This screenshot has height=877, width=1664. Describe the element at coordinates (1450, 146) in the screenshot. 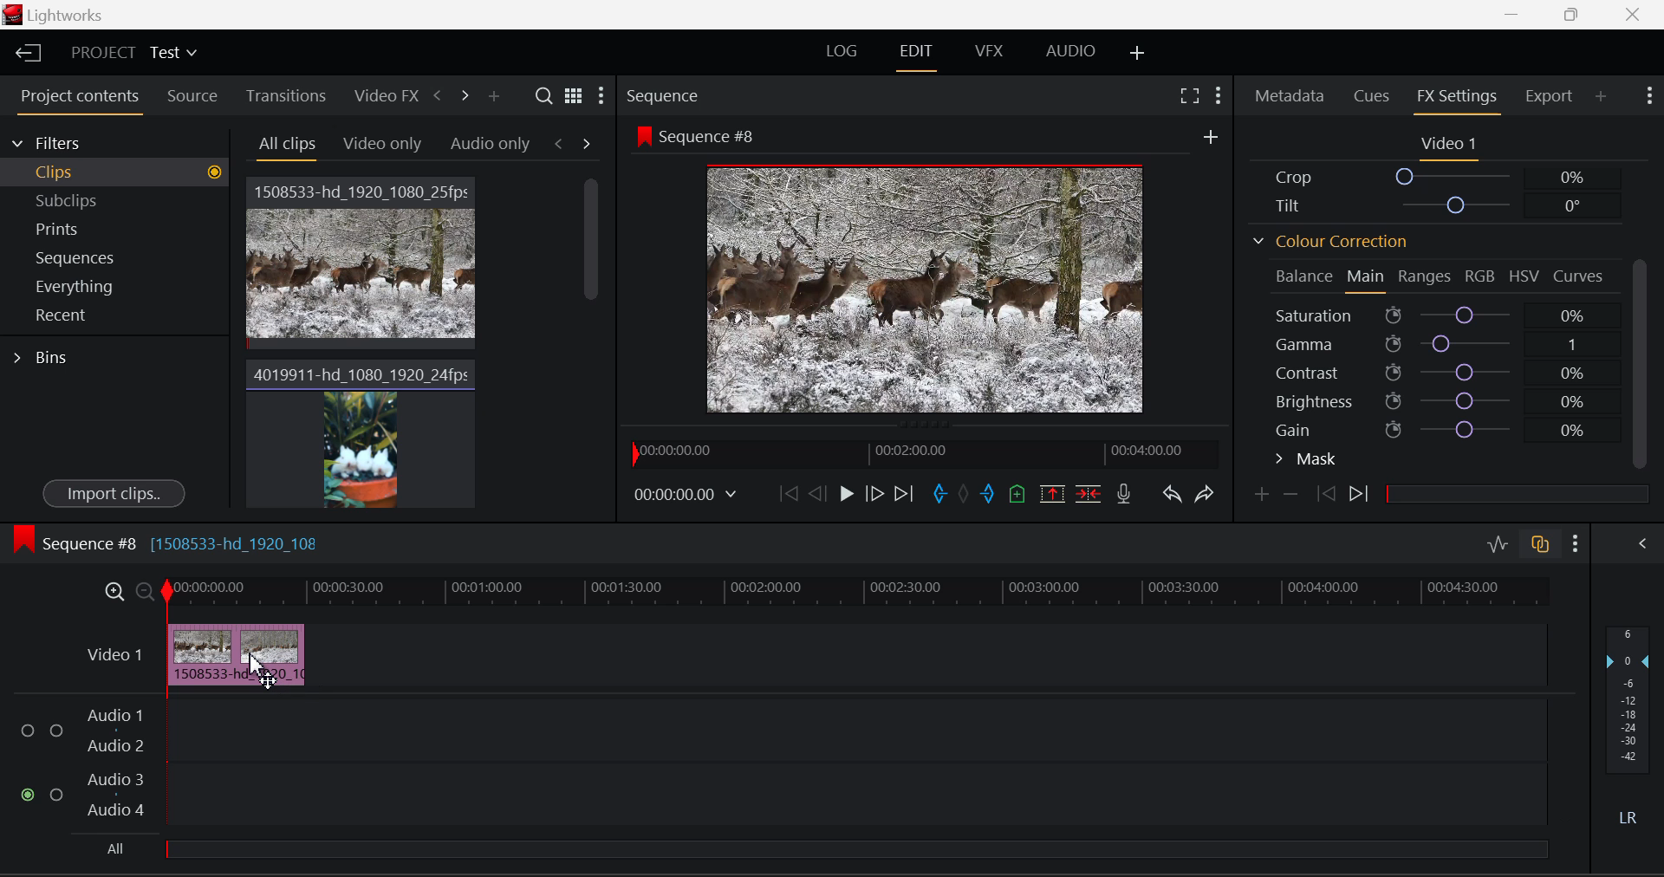

I see `Video 1 Settings` at that location.